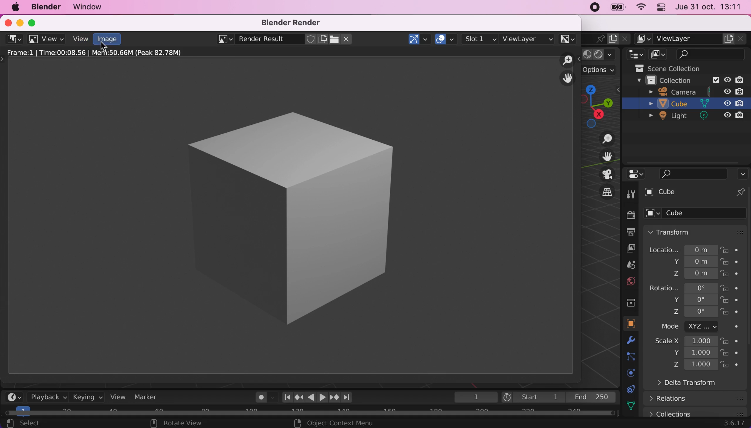 This screenshot has width=751, height=428. I want to click on 3.6.17, so click(732, 424).